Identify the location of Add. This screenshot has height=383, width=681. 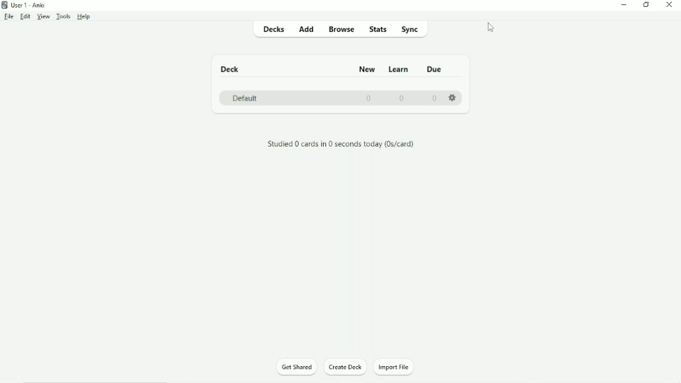
(306, 28).